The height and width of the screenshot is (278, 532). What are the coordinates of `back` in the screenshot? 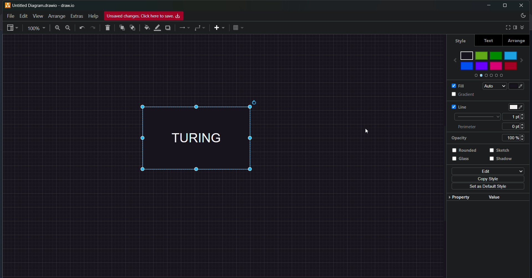 It's located at (452, 58).